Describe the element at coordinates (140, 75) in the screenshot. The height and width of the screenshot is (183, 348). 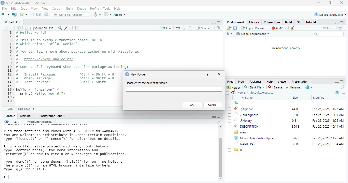
I see `New Folder` at that location.